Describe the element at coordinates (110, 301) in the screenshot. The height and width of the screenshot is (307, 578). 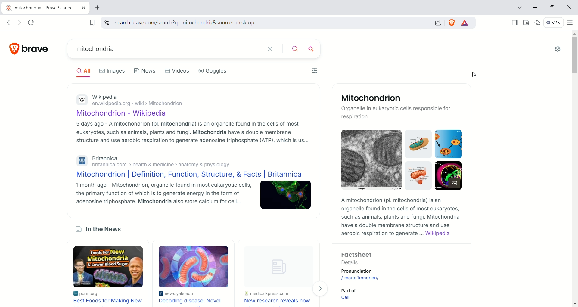
I see `Best food for making new` at that location.